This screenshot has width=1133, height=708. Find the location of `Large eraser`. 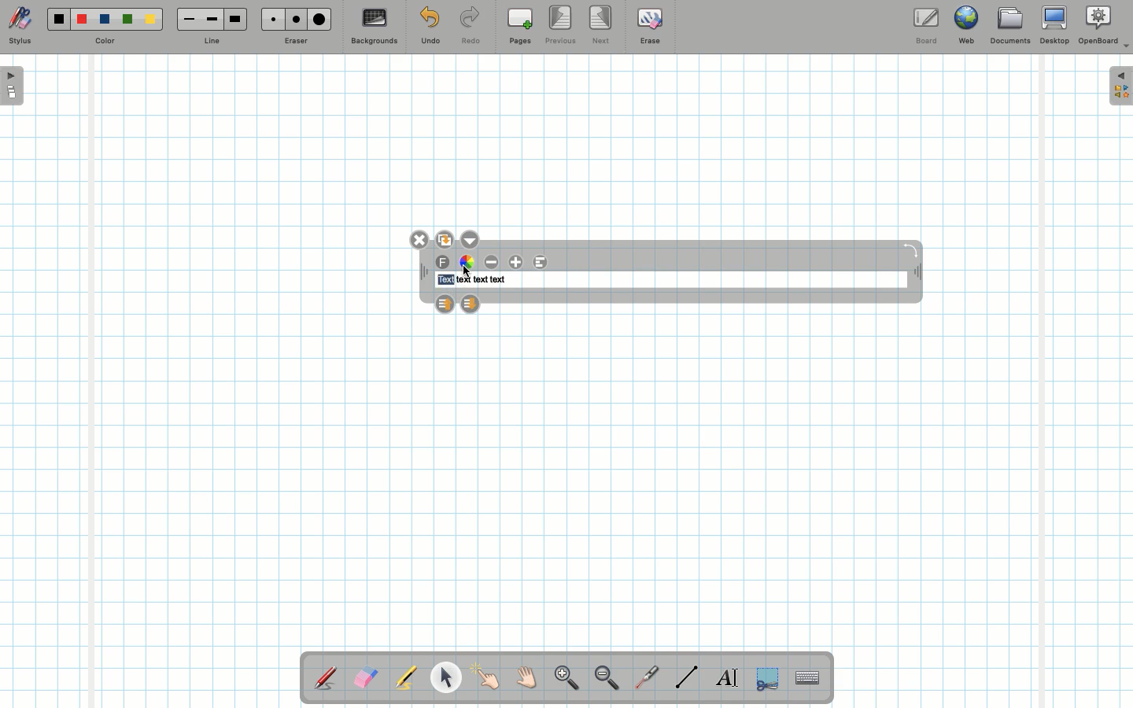

Large eraser is located at coordinates (319, 19).